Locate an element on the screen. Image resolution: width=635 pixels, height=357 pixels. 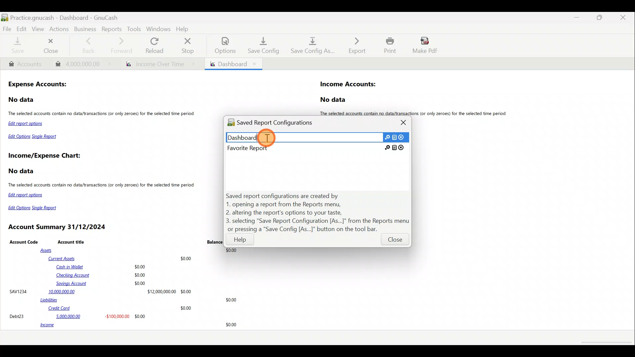
Forward is located at coordinates (124, 45).